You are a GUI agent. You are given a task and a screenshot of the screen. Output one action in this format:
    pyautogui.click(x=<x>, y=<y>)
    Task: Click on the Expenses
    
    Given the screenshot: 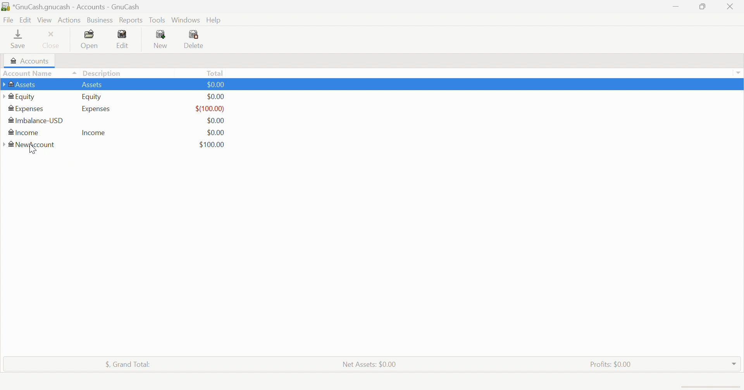 What is the action you would take?
    pyautogui.click(x=97, y=109)
    